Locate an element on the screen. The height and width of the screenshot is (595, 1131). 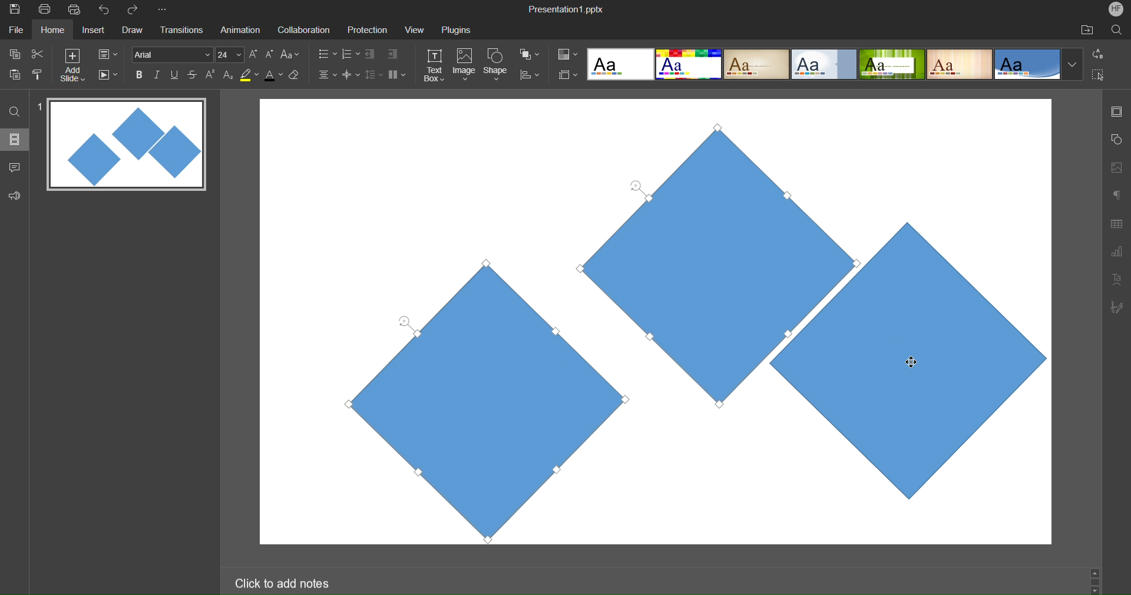
copy is located at coordinates (13, 54).